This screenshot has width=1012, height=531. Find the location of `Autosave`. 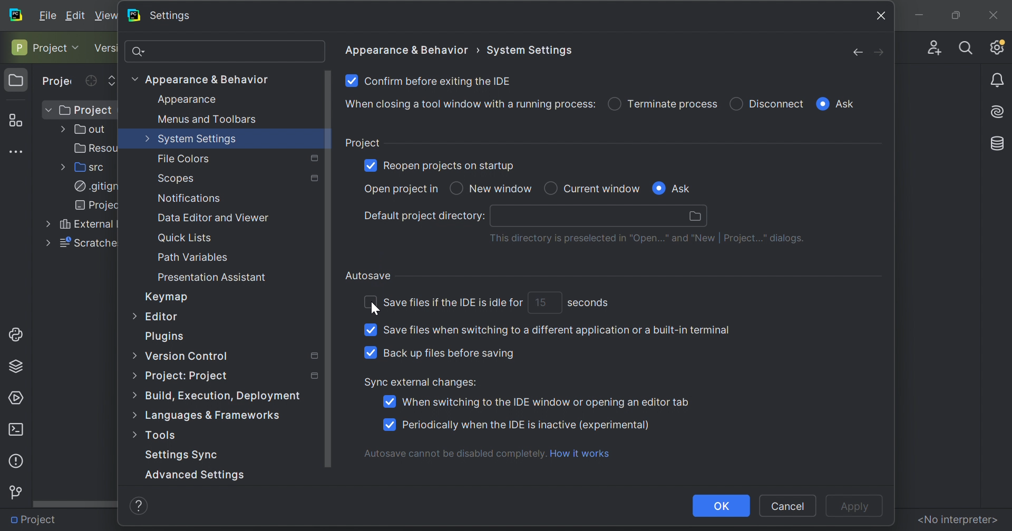

Autosave is located at coordinates (368, 276).